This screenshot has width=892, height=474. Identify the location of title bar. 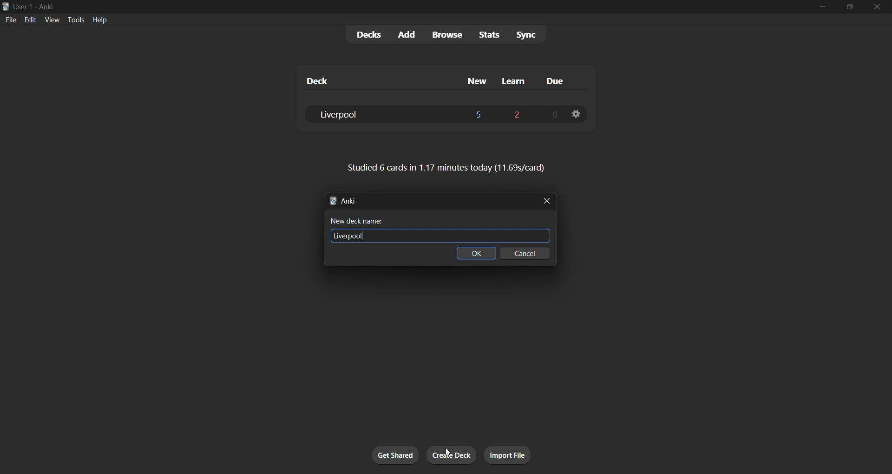
(394, 7).